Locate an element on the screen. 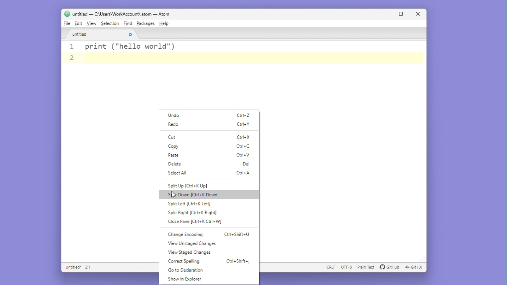 This screenshot has height=285, width=507. editor space is located at coordinates (112, 176).